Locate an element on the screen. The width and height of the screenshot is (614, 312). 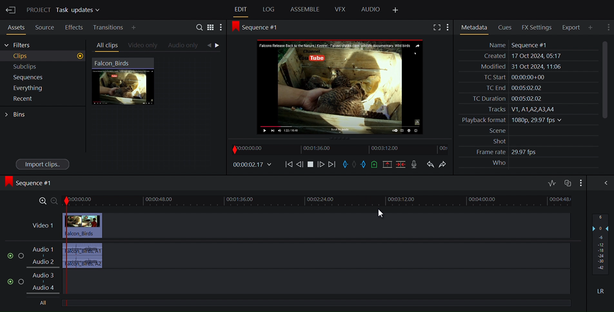
All clips is located at coordinates (105, 45).